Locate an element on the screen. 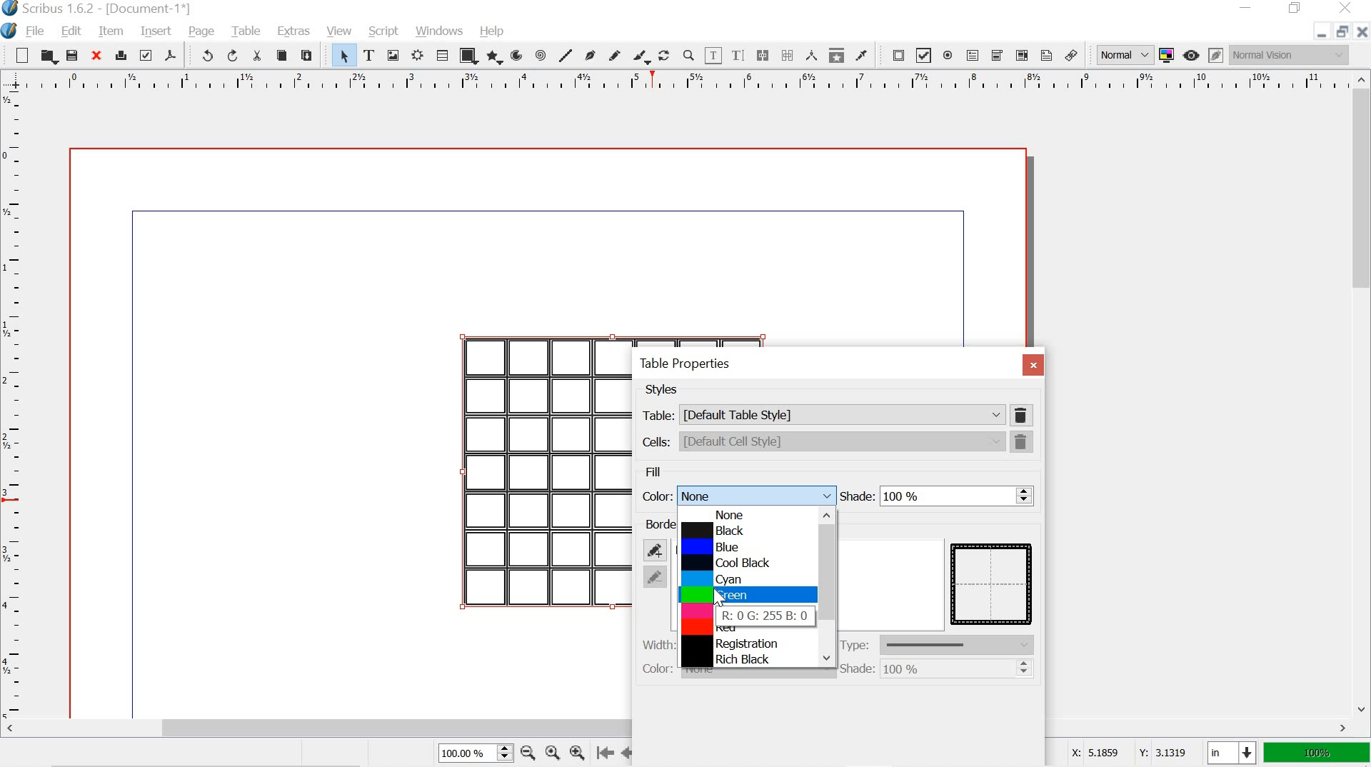  cyan is located at coordinates (722, 580).